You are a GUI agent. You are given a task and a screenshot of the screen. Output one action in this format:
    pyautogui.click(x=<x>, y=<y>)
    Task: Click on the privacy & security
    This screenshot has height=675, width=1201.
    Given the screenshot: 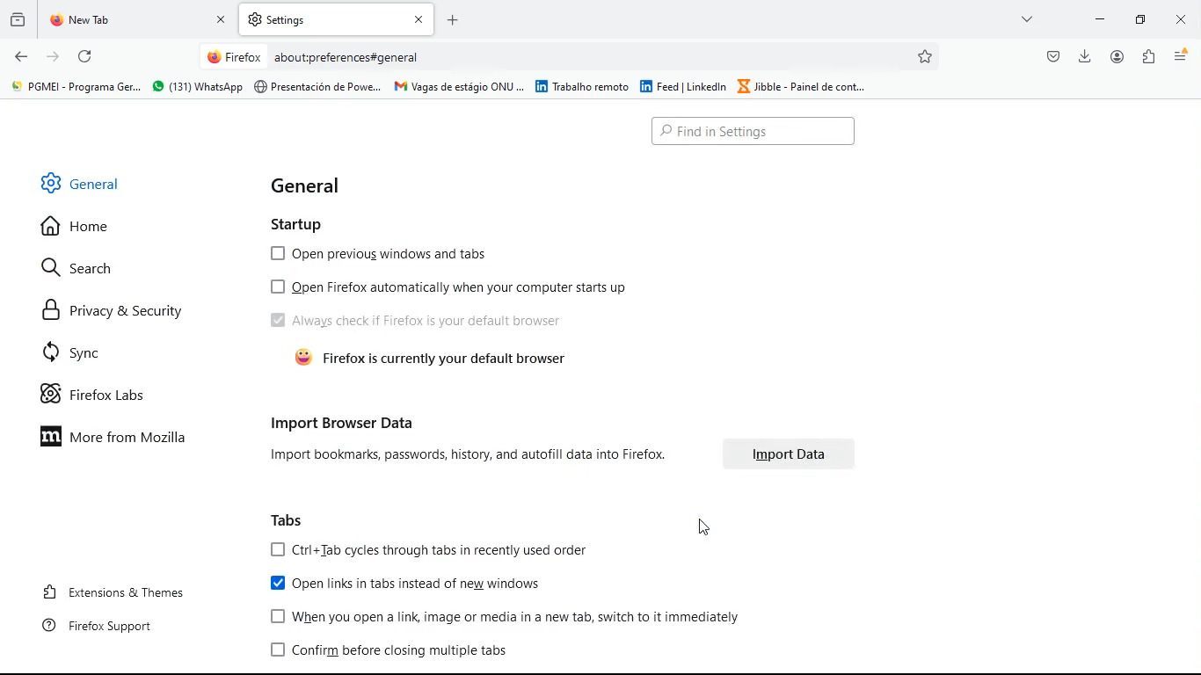 What is the action you would take?
    pyautogui.click(x=126, y=311)
    